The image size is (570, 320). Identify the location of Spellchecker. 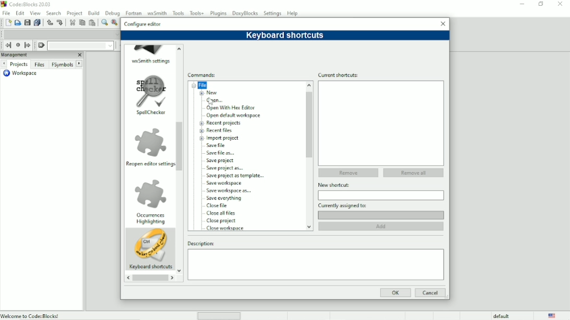
(149, 114).